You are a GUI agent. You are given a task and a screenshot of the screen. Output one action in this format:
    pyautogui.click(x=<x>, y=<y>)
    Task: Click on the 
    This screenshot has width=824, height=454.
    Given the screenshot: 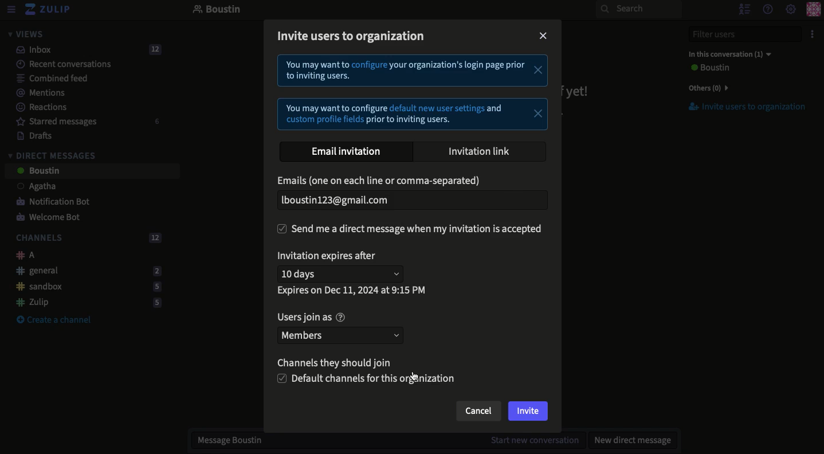 What is the action you would take?
    pyautogui.click(x=542, y=34)
    